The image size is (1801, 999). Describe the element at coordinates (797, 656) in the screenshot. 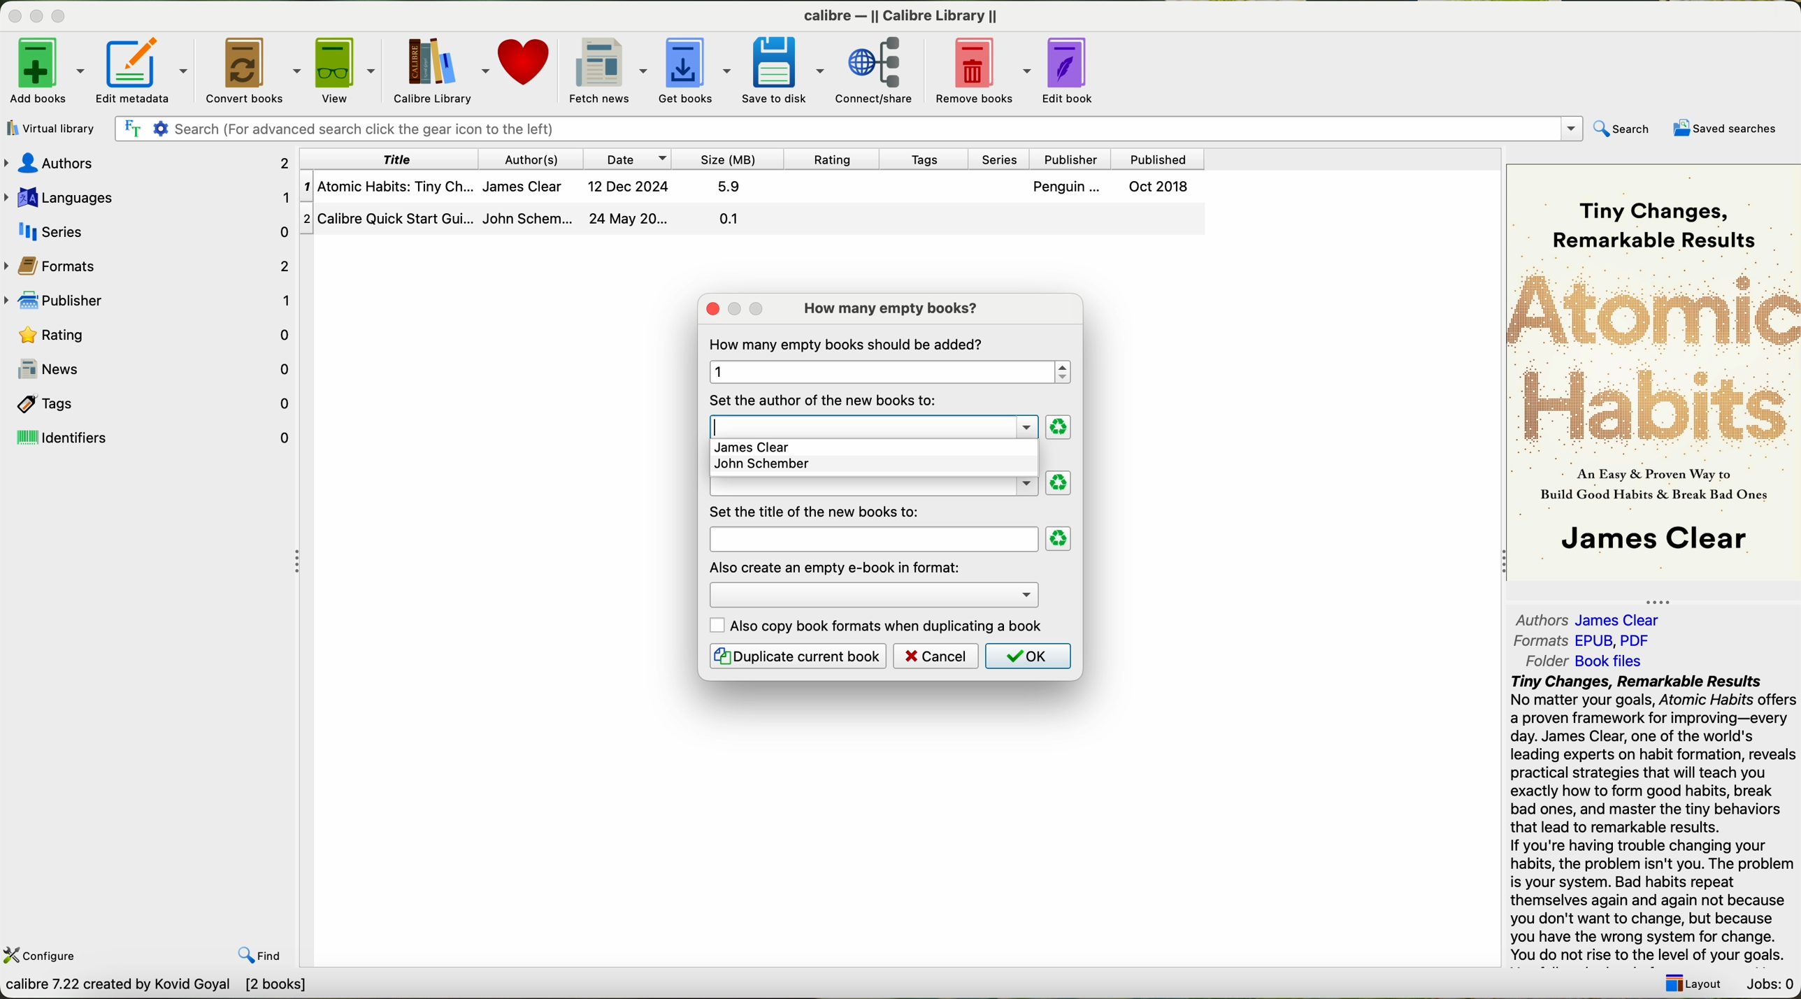

I see `duplicate current book` at that location.